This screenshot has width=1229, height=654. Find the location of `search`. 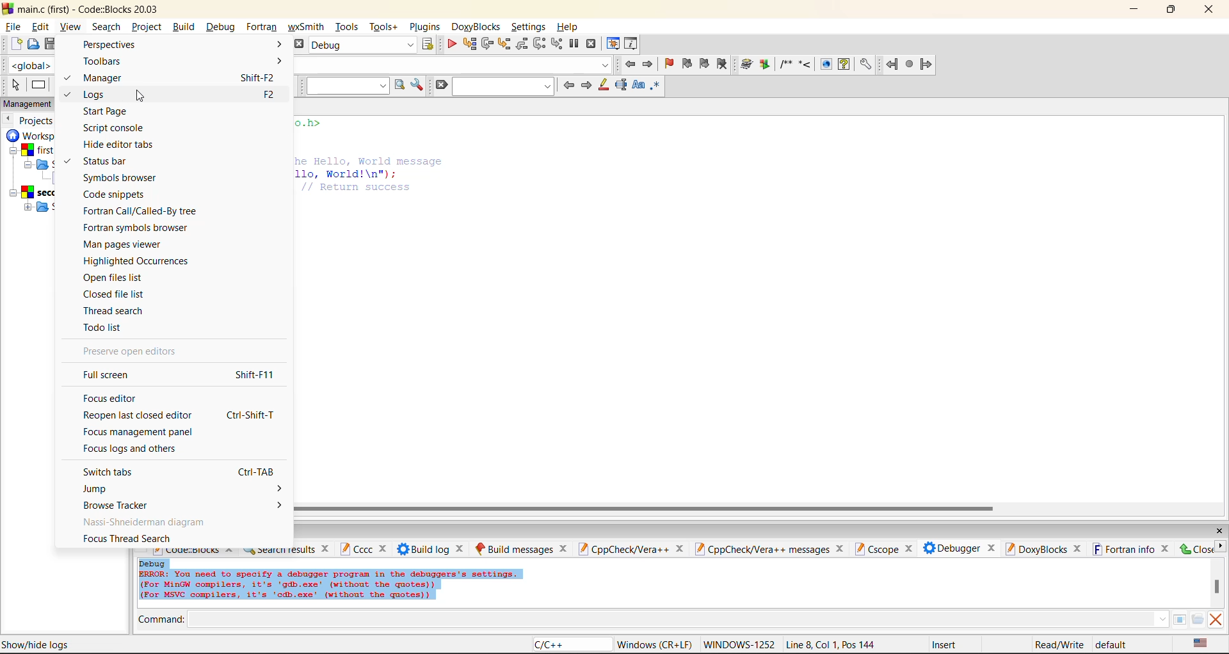

search is located at coordinates (501, 86).